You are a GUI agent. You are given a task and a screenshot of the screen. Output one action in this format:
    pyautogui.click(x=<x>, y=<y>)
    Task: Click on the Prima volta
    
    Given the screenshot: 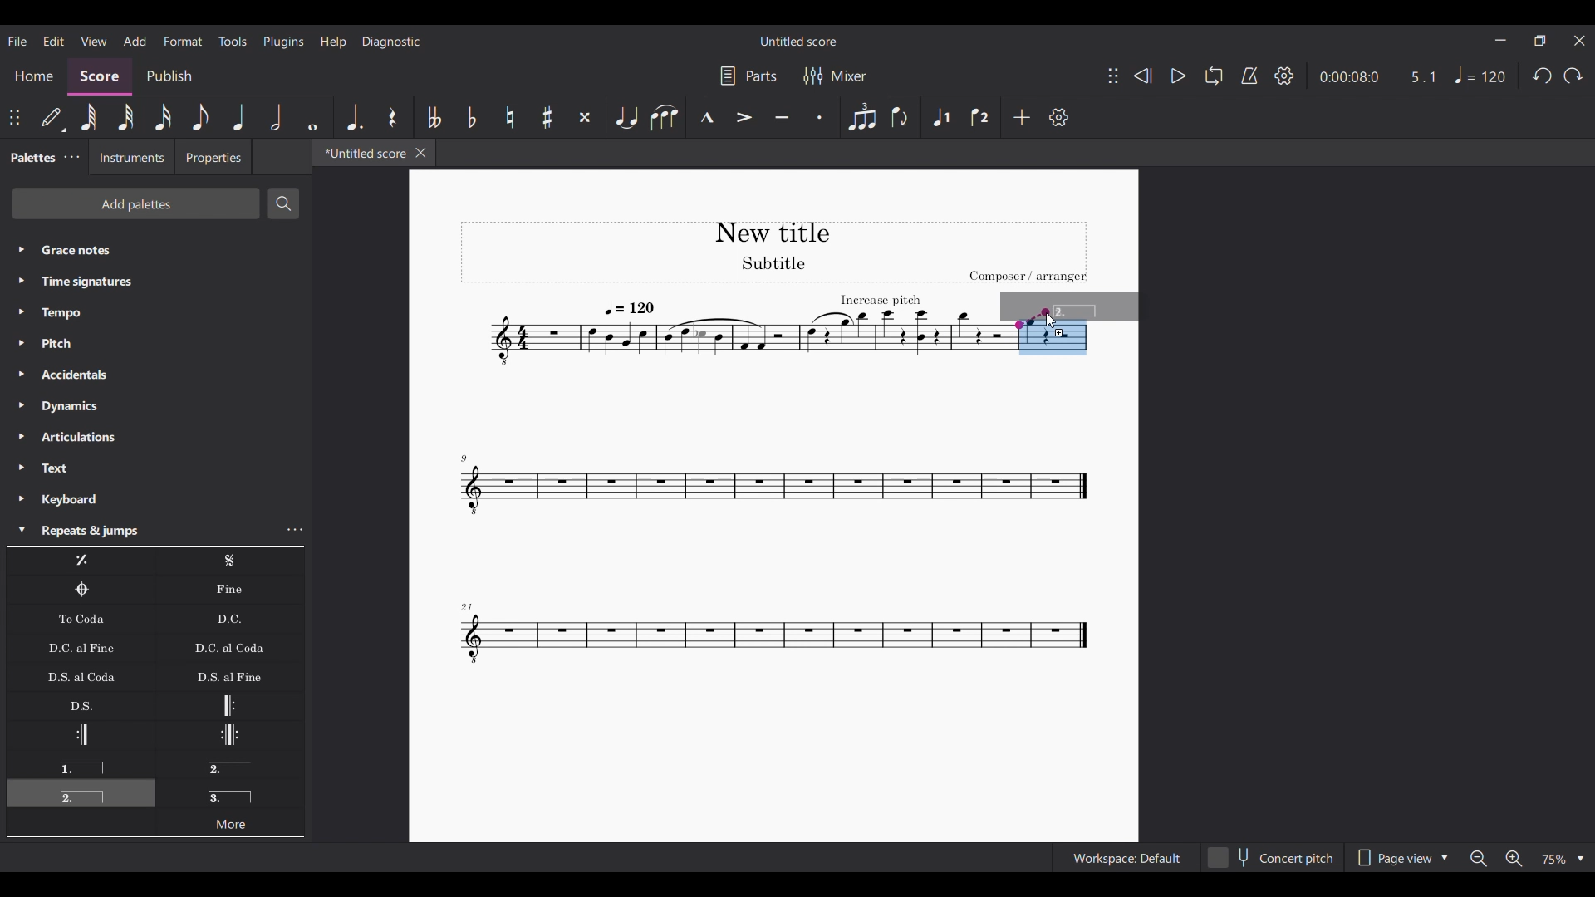 What is the action you would take?
    pyautogui.click(x=81, y=764)
    